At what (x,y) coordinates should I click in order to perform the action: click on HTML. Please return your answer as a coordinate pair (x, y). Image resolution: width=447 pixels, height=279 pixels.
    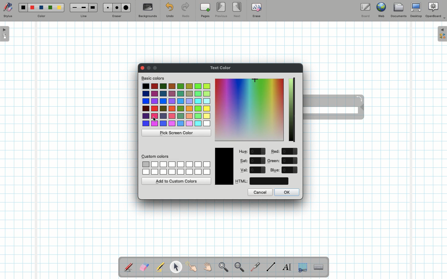
    Looking at the image, I should click on (242, 181).